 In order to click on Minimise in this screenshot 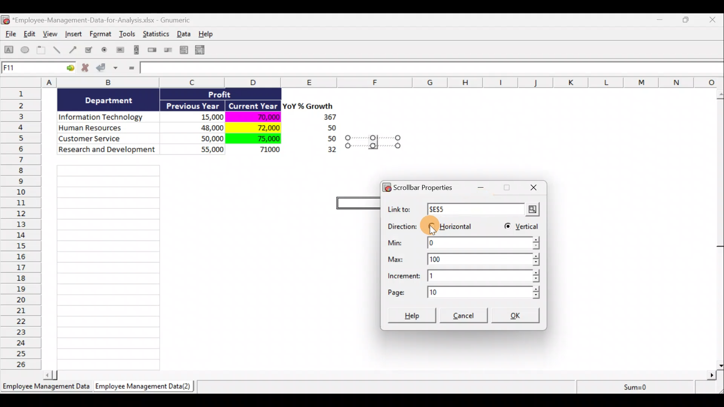, I will do `click(661, 21)`.